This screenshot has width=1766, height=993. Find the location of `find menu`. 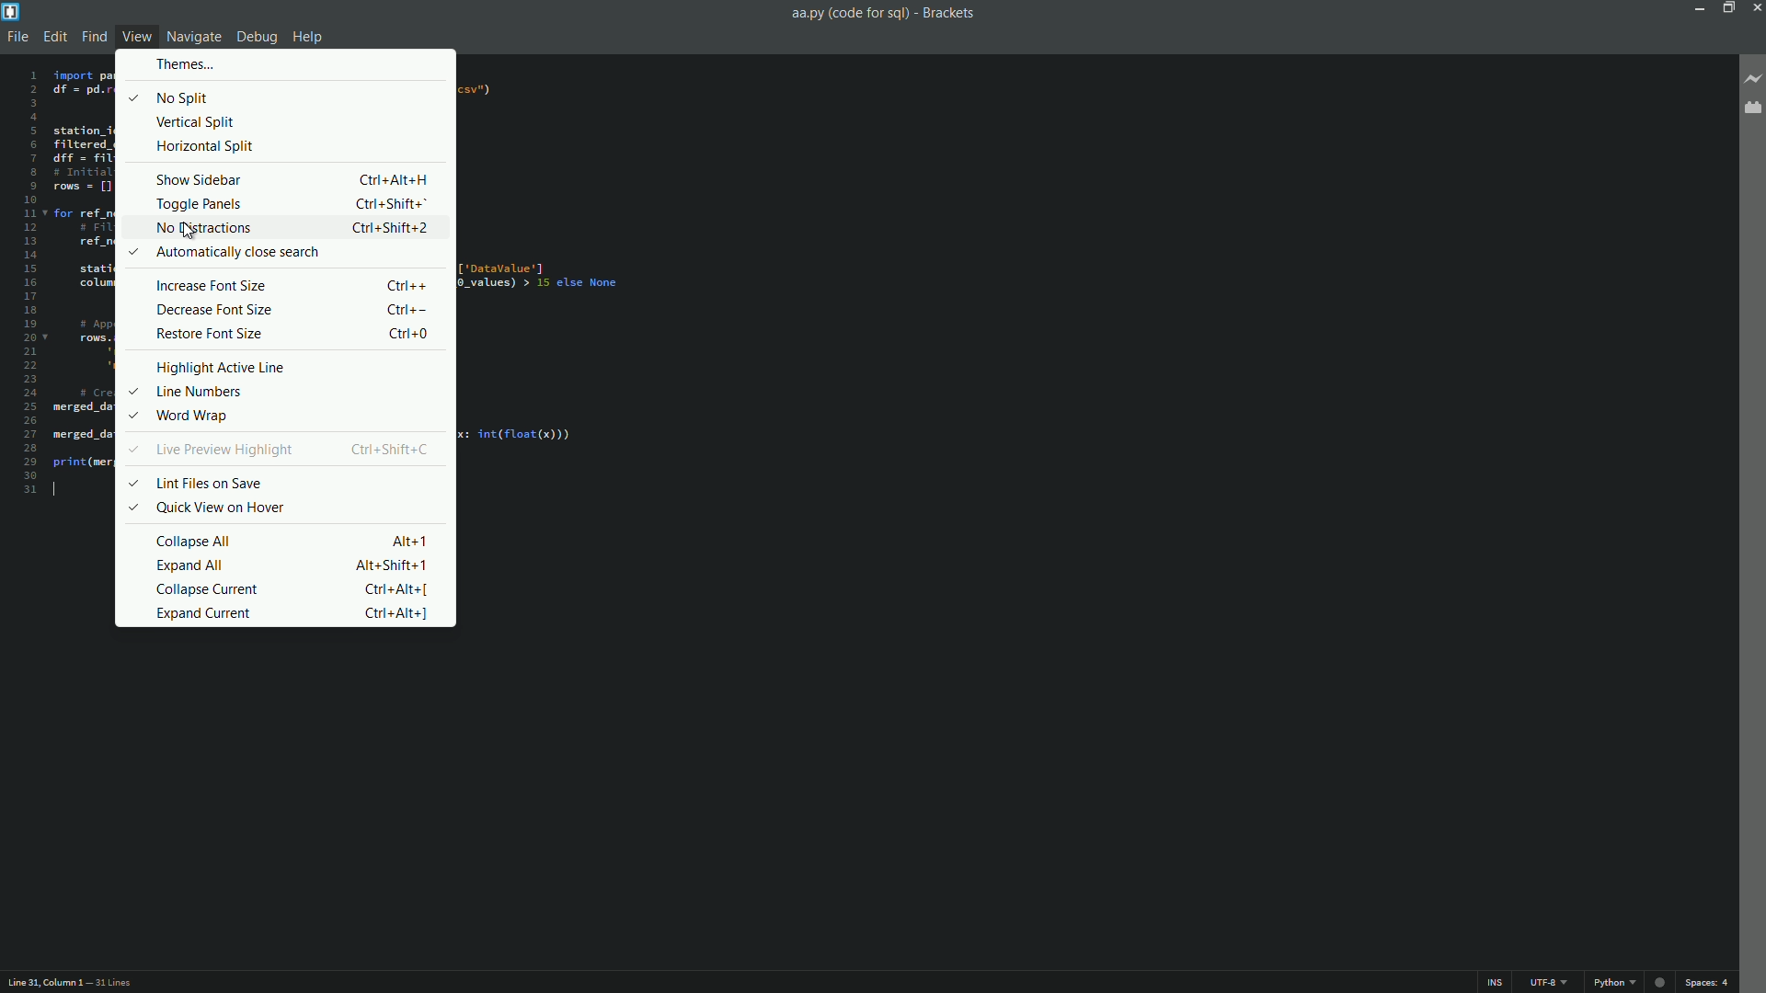

find menu is located at coordinates (92, 36).